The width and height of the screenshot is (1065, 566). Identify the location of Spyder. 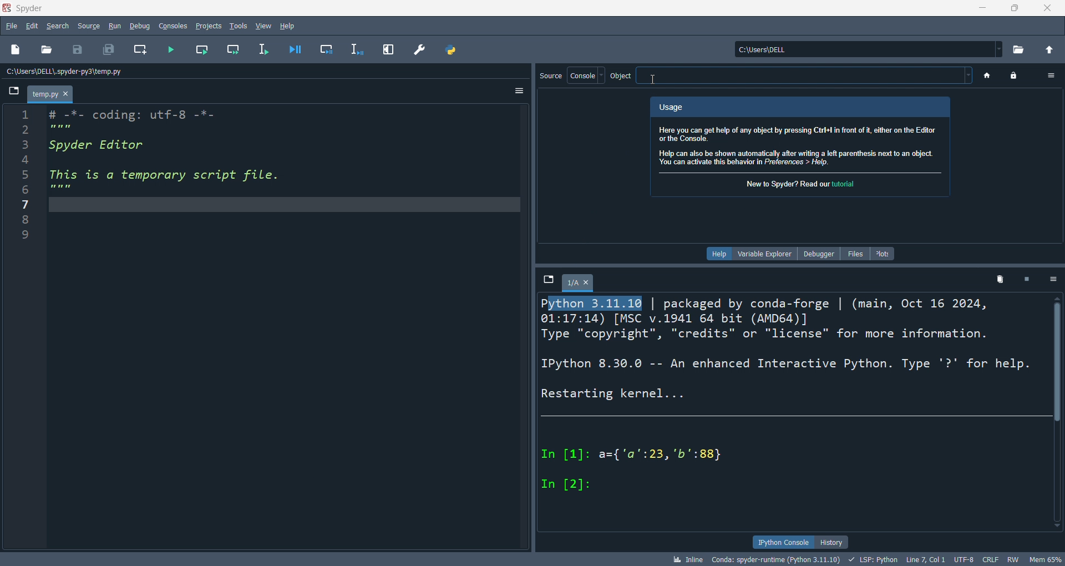
(34, 8).